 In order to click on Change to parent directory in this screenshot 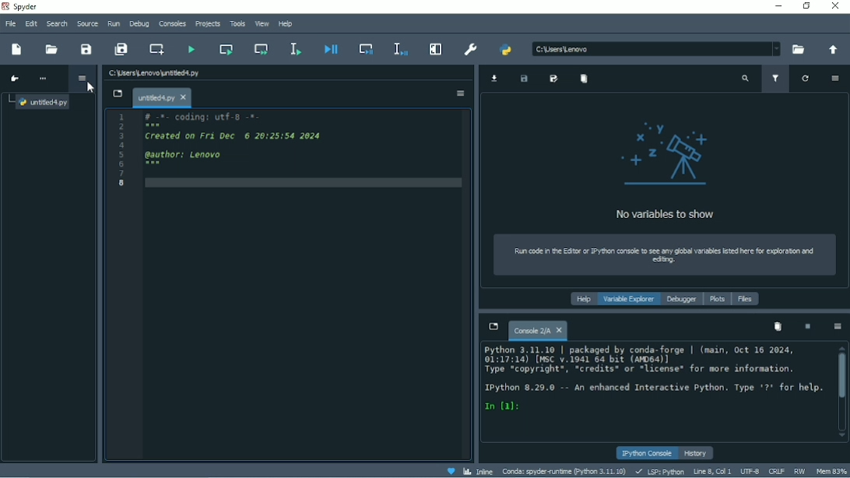, I will do `click(832, 50)`.